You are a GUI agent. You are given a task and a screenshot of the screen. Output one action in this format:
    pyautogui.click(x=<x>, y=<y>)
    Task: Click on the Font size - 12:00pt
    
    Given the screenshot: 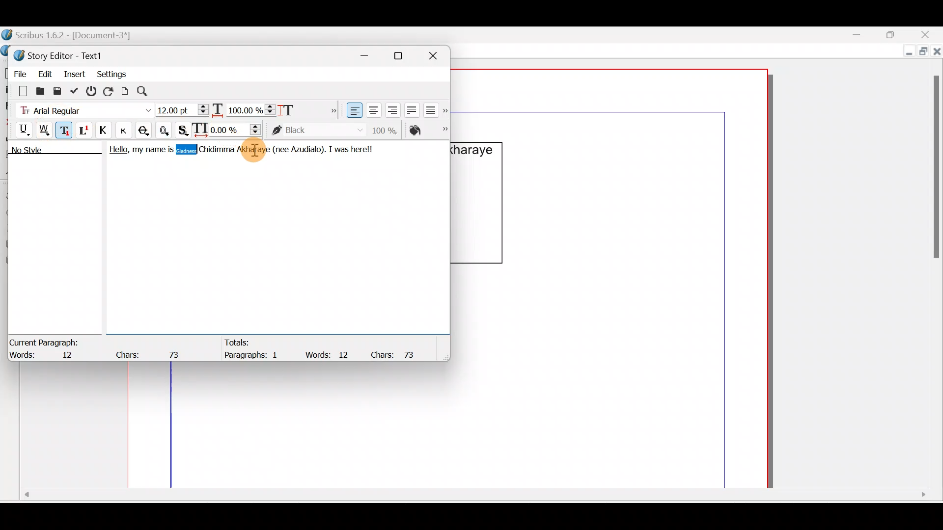 What is the action you would take?
    pyautogui.click(x=183, y=110)
    